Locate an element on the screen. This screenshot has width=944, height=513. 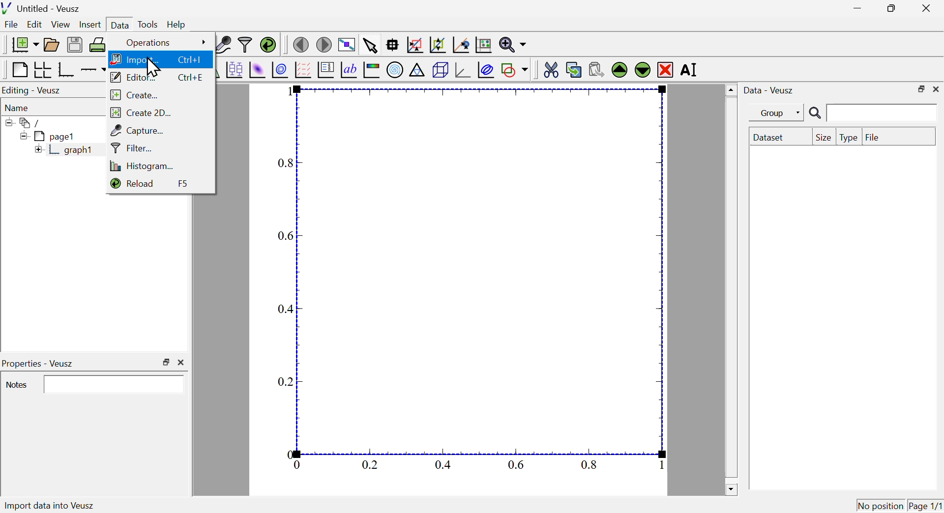
search is located at coordinates (871, 114).